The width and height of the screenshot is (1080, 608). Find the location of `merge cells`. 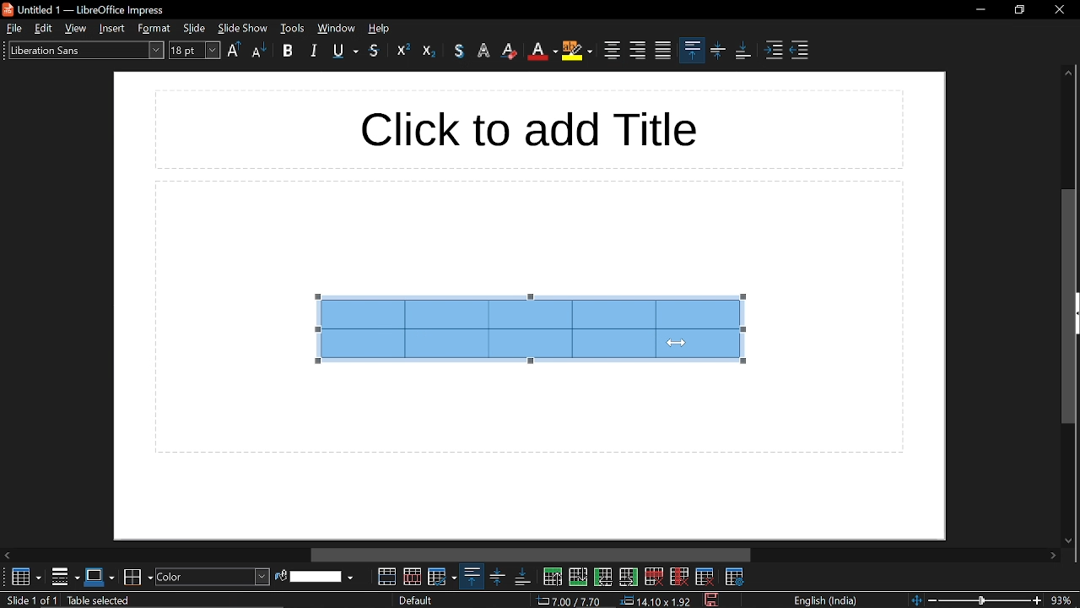

merge cells is located at coordinates (388, 577).